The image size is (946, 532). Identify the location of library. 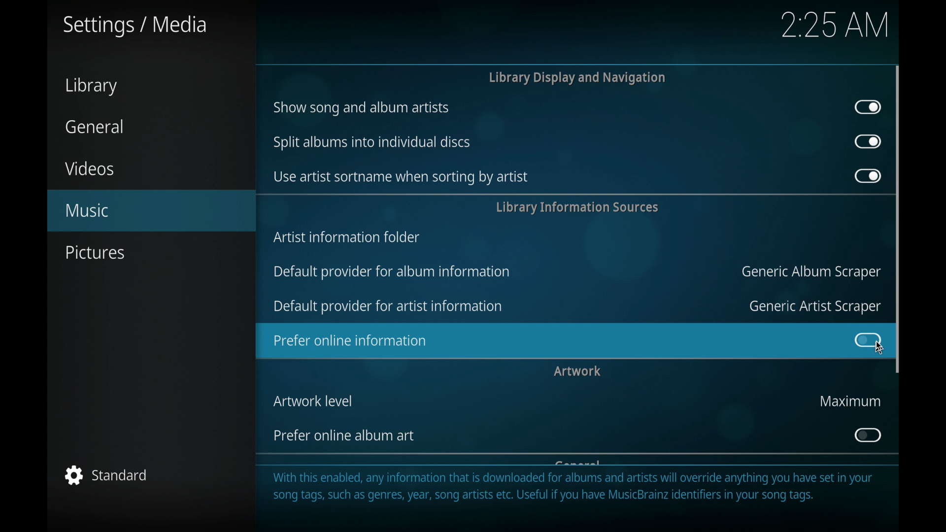
(92, 86).